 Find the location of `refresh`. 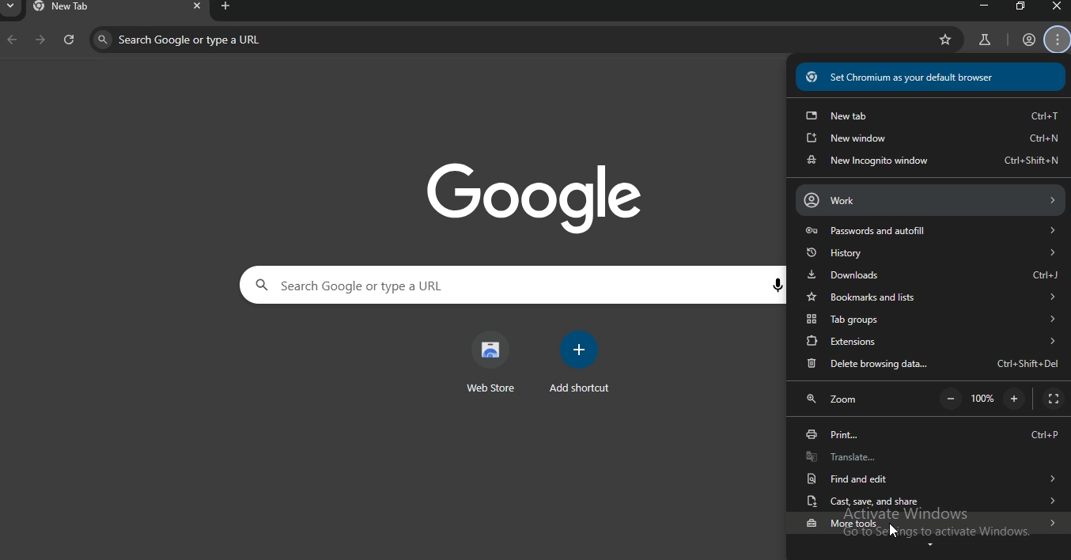

refresh is located at coordinates (68, 42).